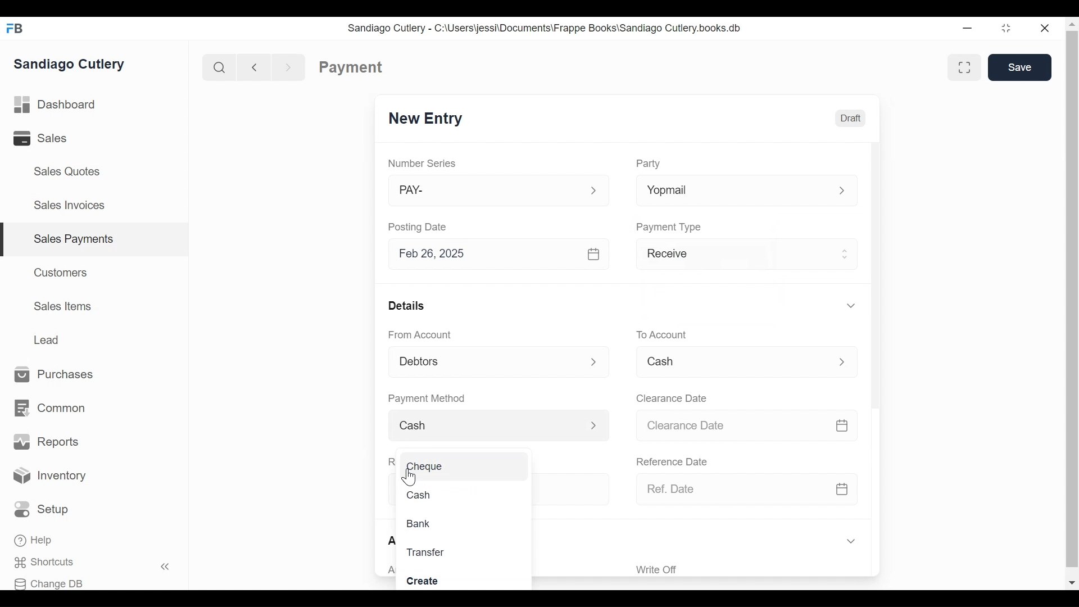 The image size is (1079, 607). What do you see at coordinates (735, 253) in the screenshot?
I see `Receive` at bounding box center [735, 253].